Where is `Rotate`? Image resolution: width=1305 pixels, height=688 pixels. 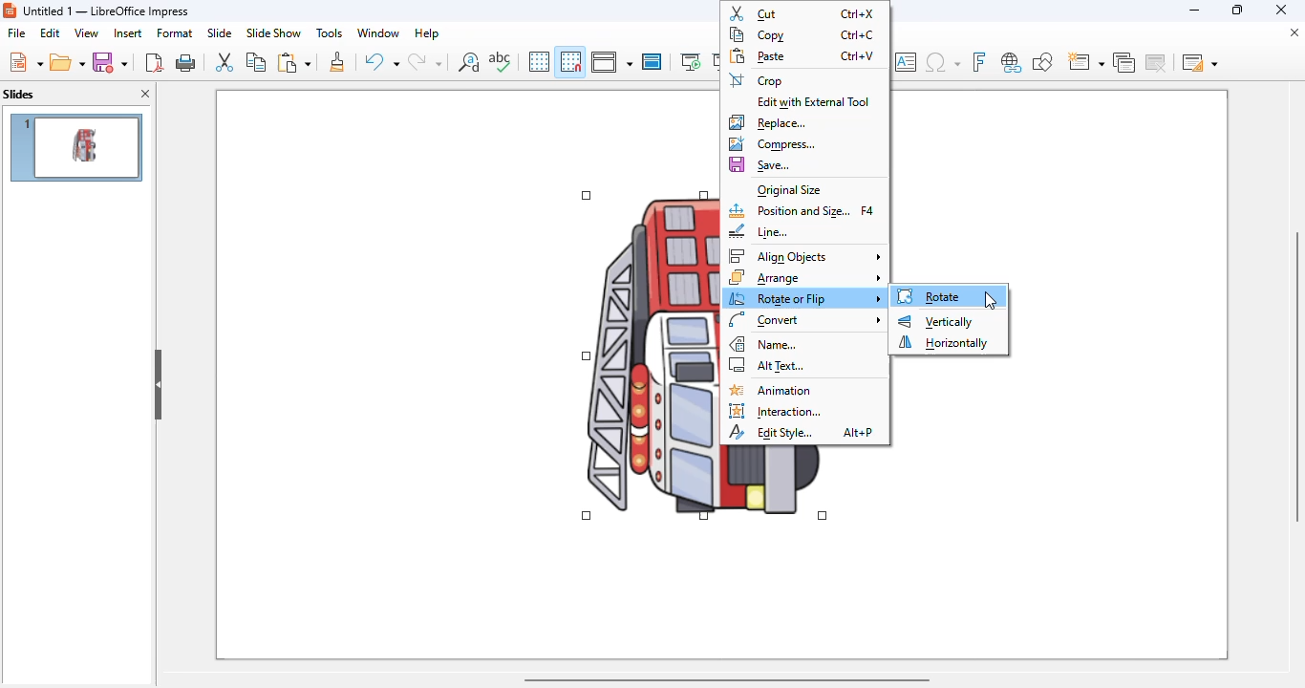 Rotate is located at coordinates (949, 297).